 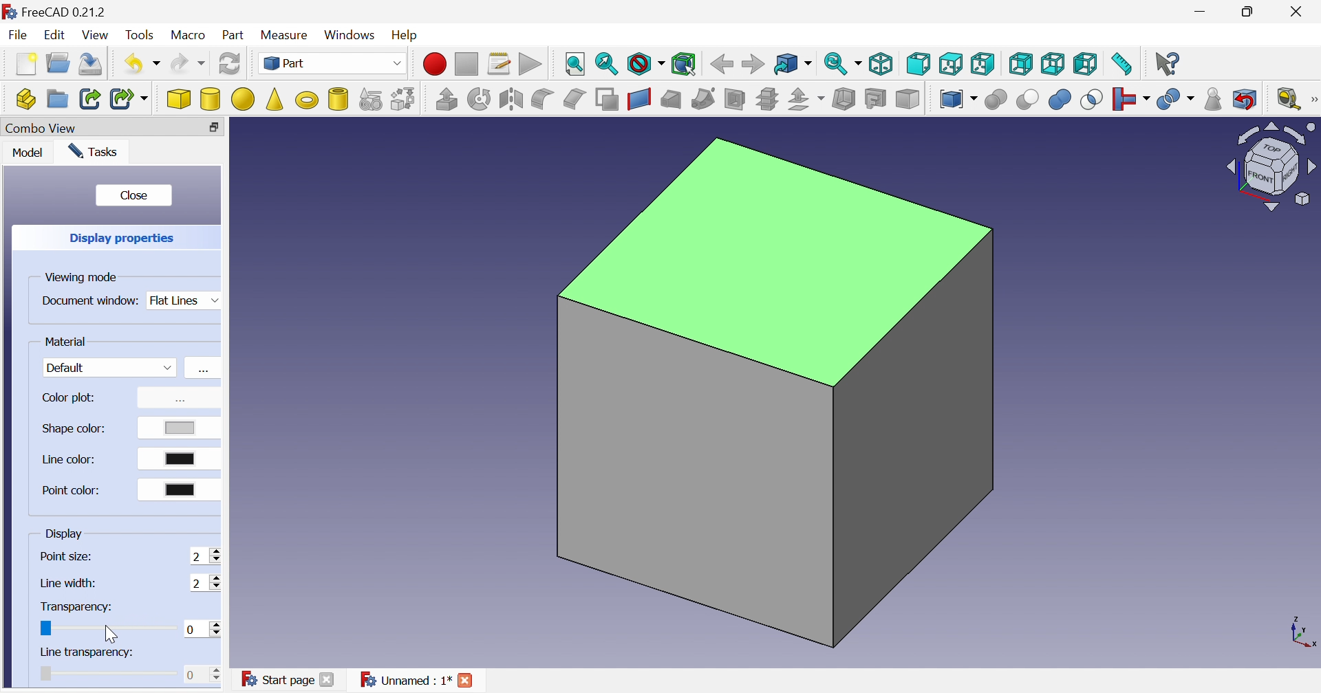 What do you see at coordinates (608, 100) in the screenshot?
I see `Make face from wires` at bounding box center [608, 100].